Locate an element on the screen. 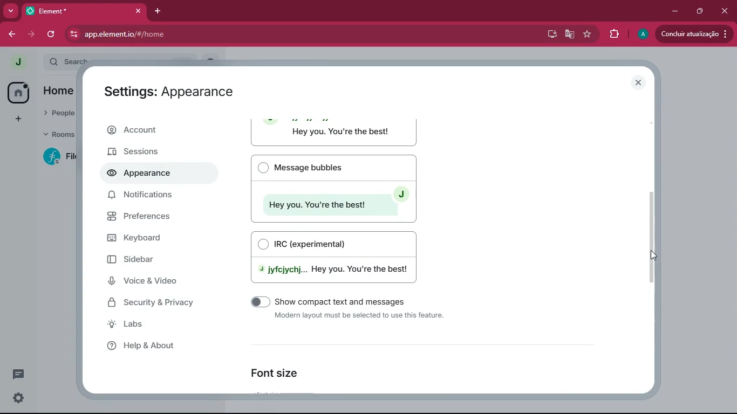 The width and height of the screenshot is (737, 414). Cursor is located at coordinates (654, 254).